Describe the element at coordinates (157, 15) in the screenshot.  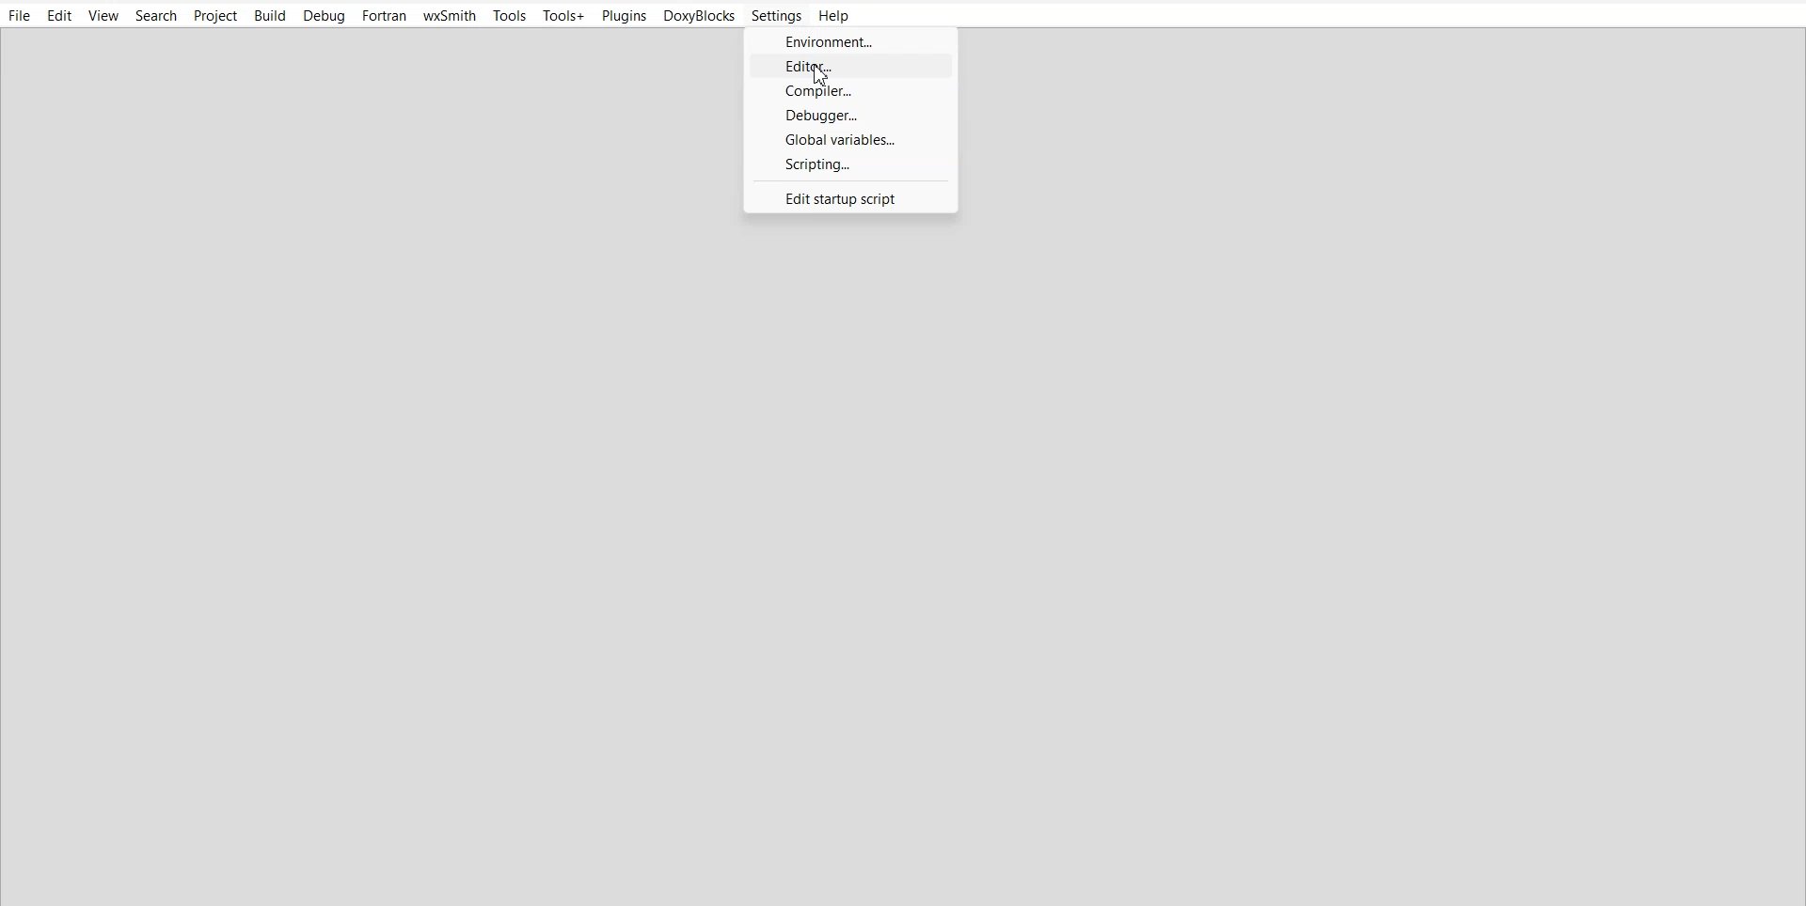
I see `Search` at that location.